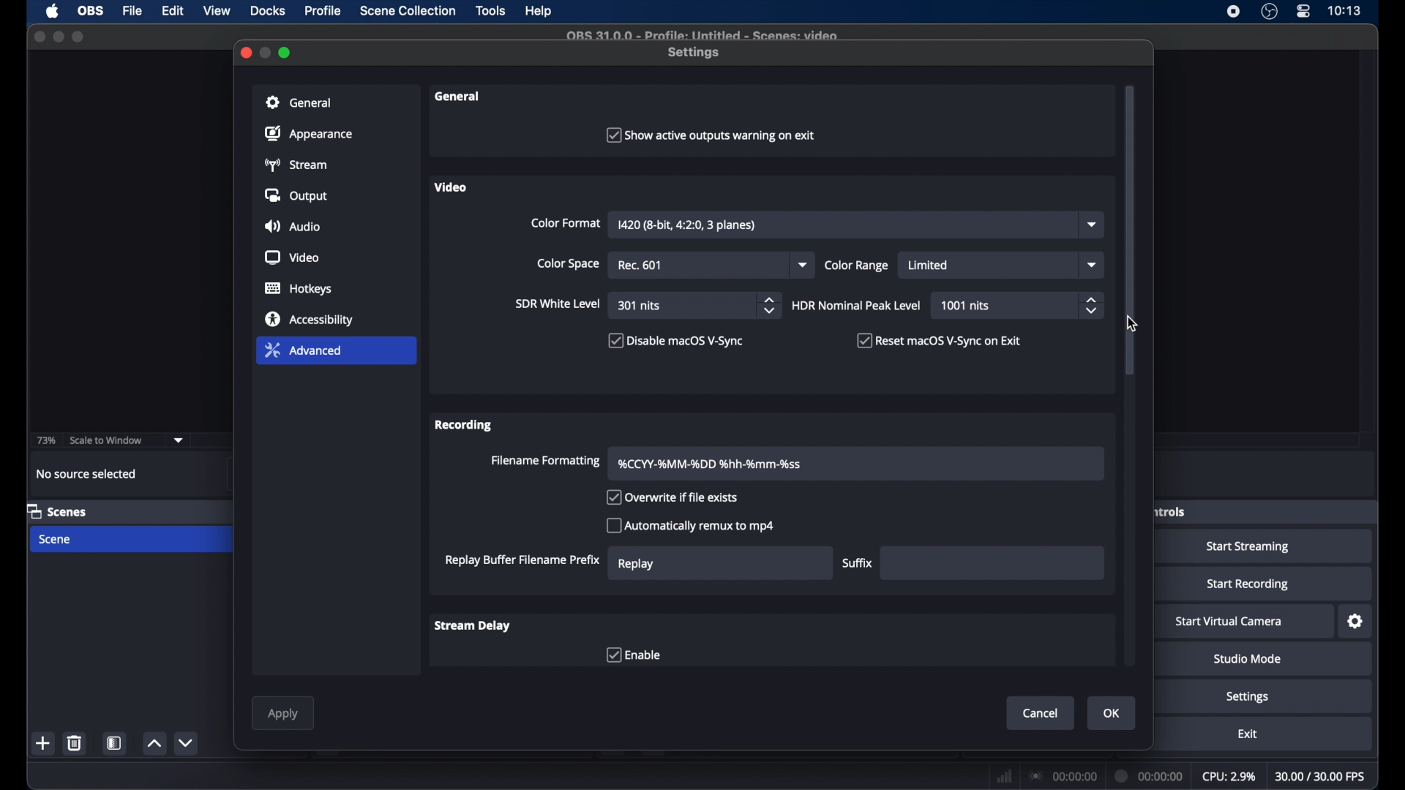 The image size is (1405, 790). I want to click on replay buffer, so click(524, 560).